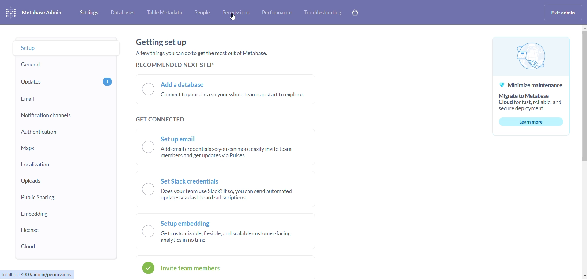 Image resolution: width=587 pixels, height=279 pixels. What do you see at coordinates (218, 266) in the screenshot?
I see `invite team members radio button` at bounding box center [218, 266].